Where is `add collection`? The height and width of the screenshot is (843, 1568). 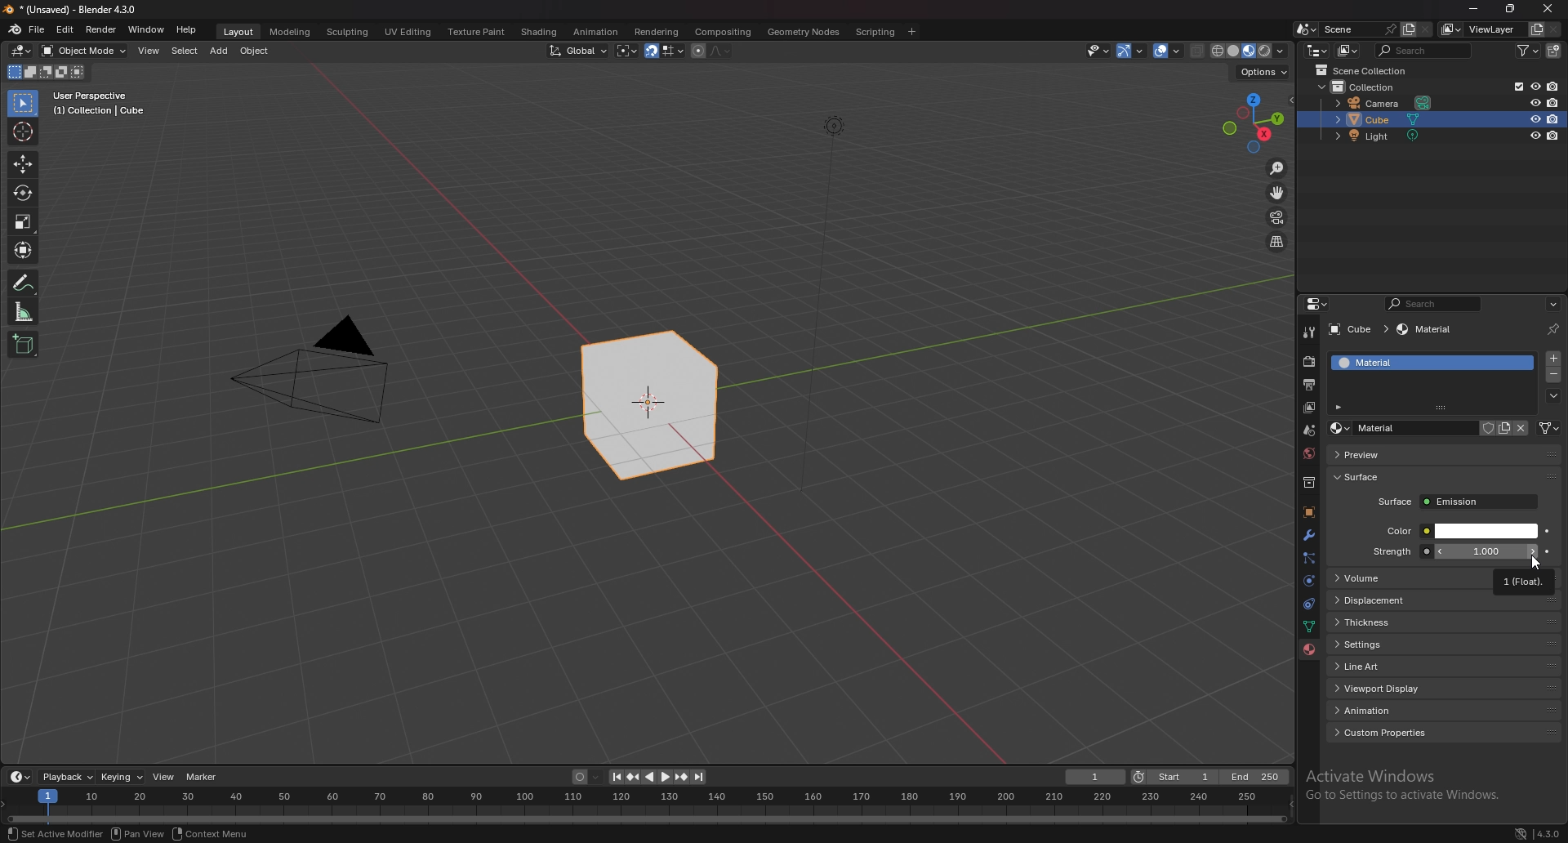
add collection is located at coordinates (1555, 51).